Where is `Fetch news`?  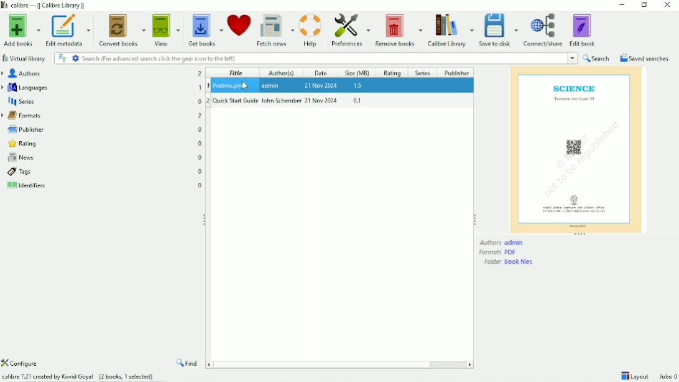 Fetch news is located at coordinates (275, 30).